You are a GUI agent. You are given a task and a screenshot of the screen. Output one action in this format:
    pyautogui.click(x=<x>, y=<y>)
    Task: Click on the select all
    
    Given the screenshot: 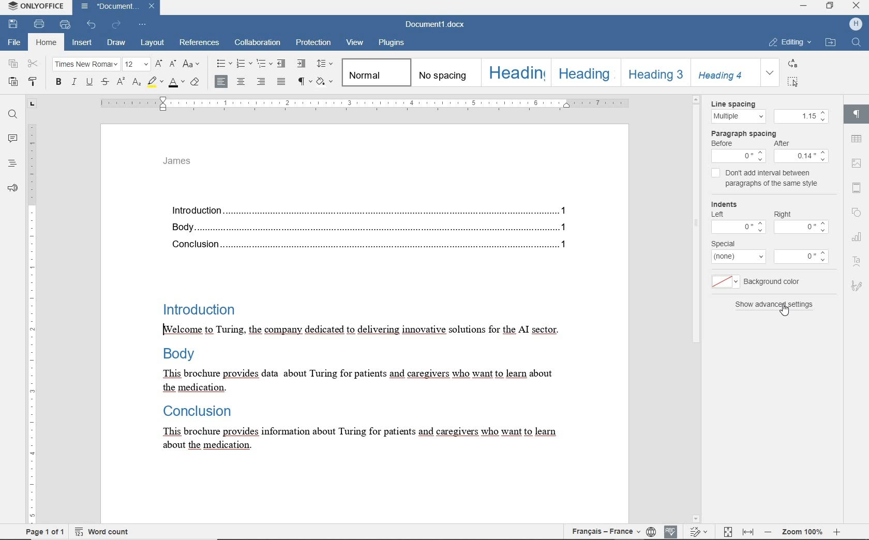 What is the action you would take?
    pyautogui.click(x=793, y=83)
    